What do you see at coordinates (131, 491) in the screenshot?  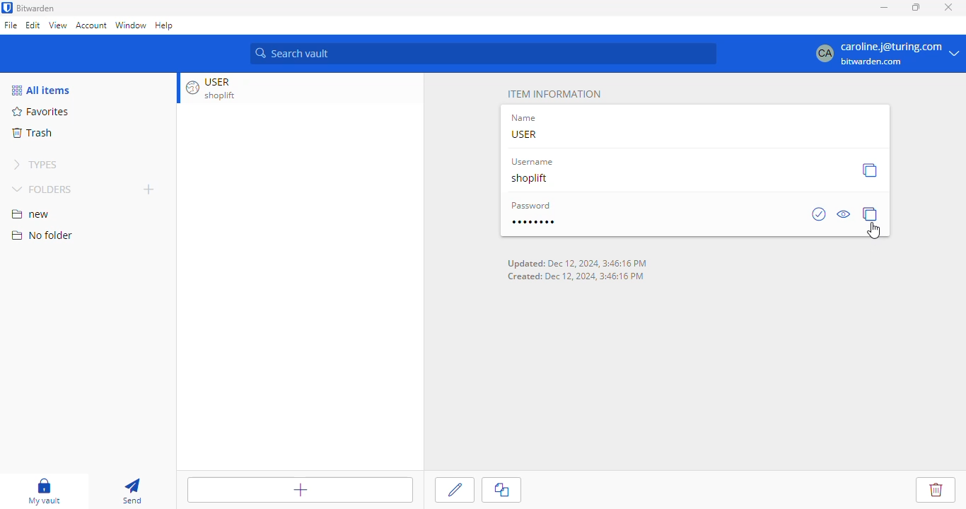 I see `send` at bounding box center [131, 491].